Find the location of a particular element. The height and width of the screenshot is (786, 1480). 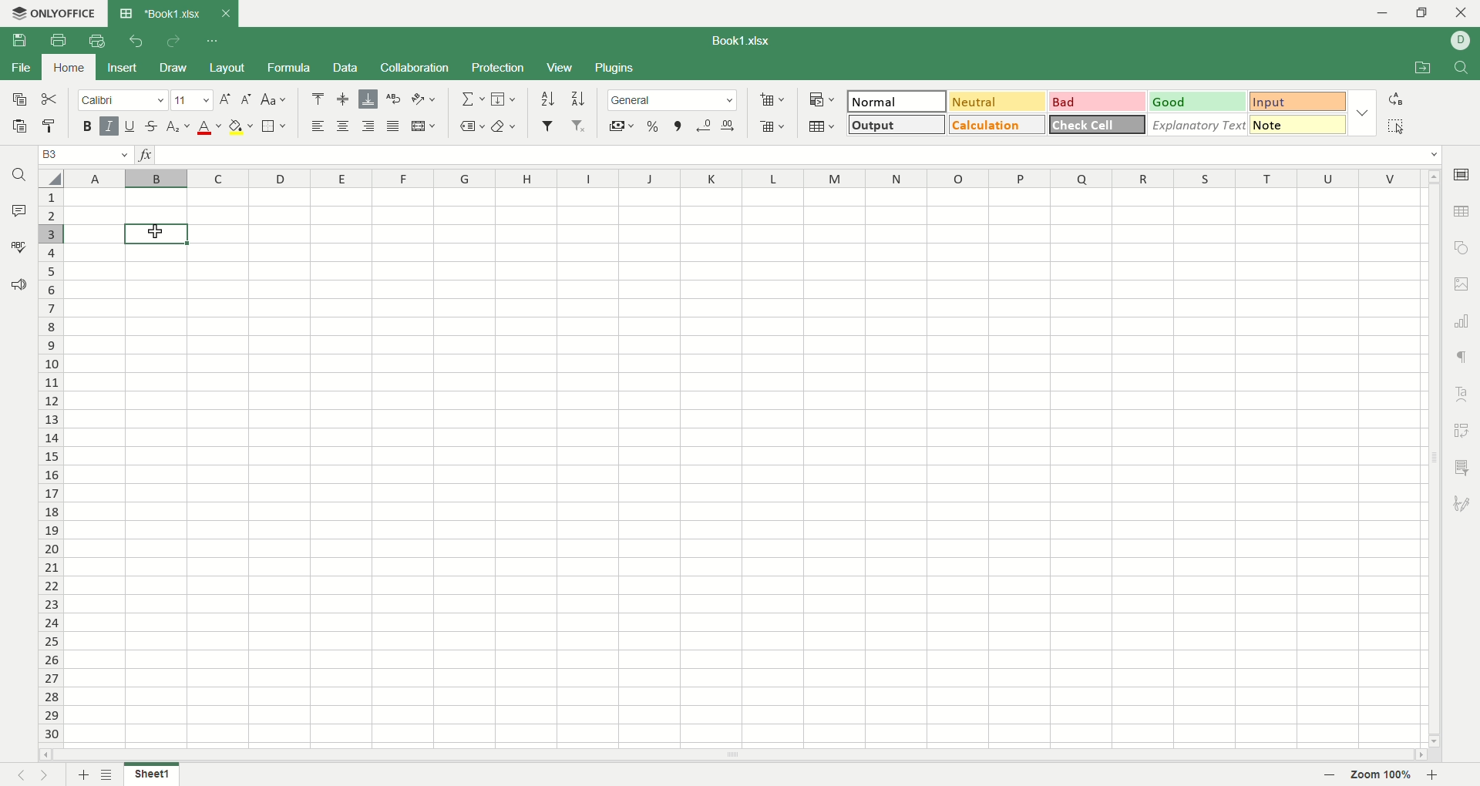

worksheet is located at coordinates (746, 470).